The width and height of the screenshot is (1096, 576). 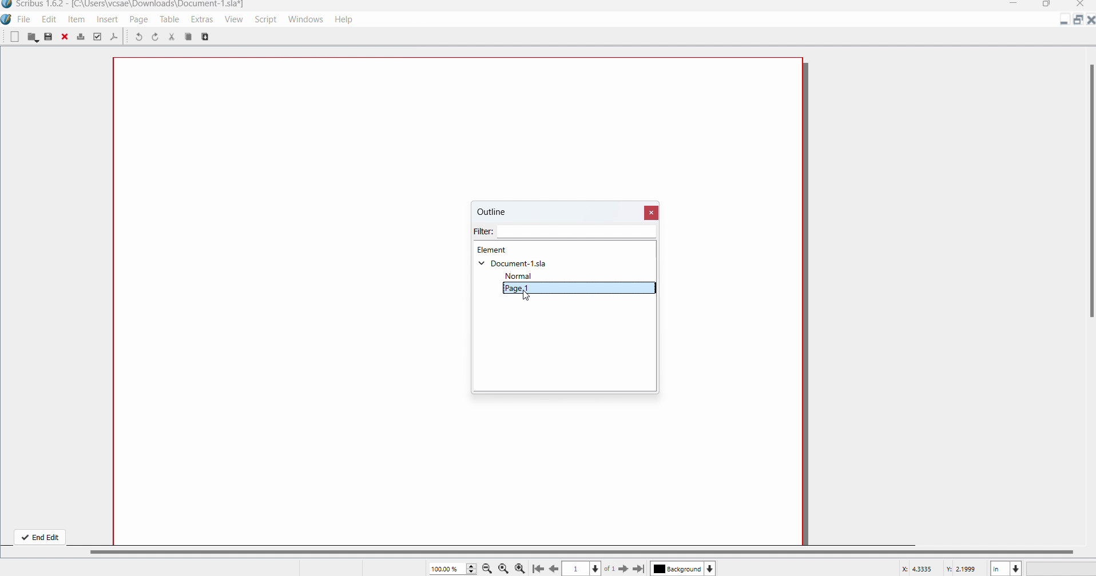 What do you see at coordinates (676, 569) in the screenshot?
I see `background` at bounding box center [676, 569].